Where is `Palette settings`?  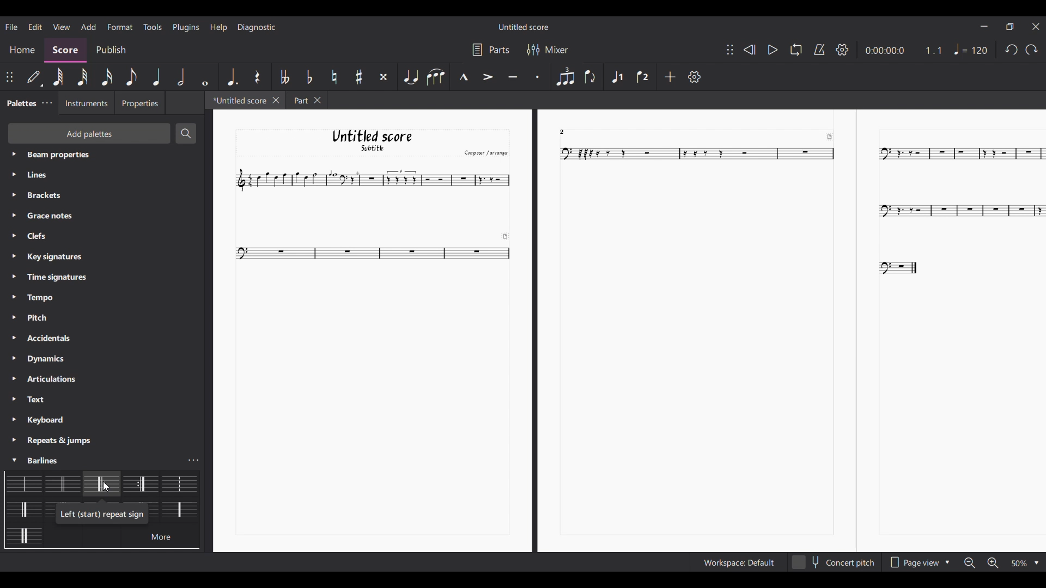 Palette settings is located at coordinates (47, 103).